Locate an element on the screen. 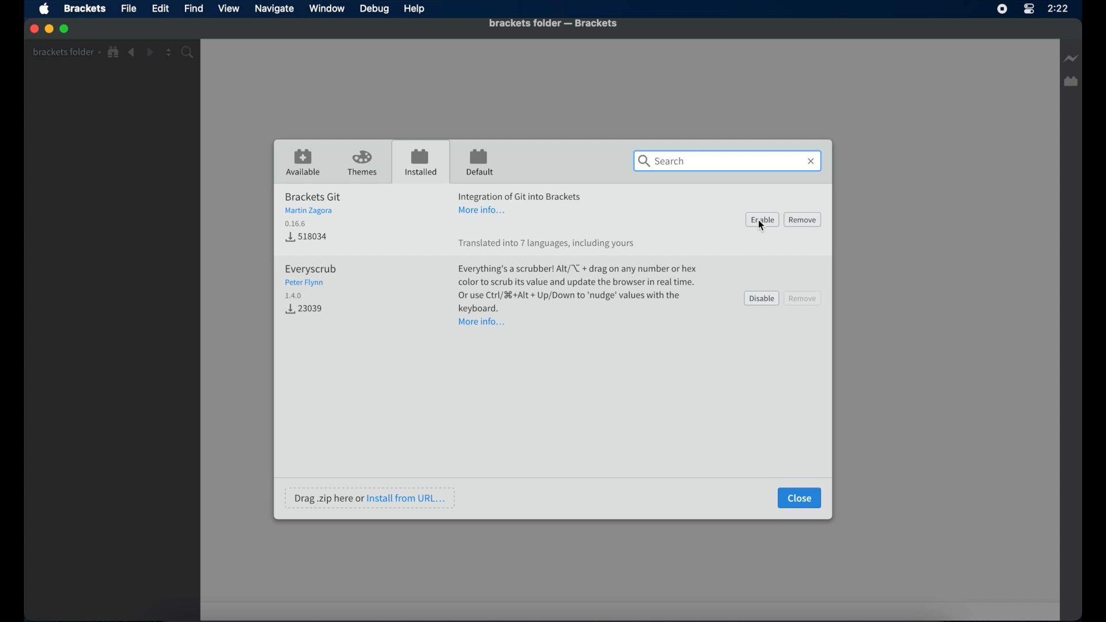  brackets is located at coordinates (85, 9).